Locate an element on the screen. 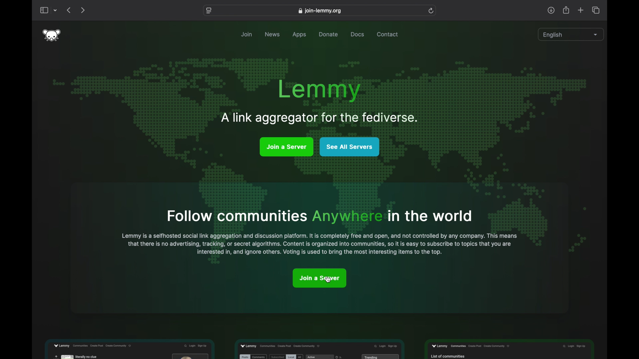 This screenshot has width=639, height=359. new tab is located at coordinates (581, 10).